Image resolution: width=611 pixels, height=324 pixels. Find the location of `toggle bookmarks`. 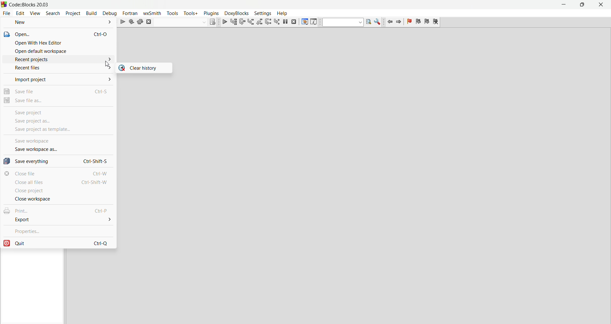

toggle bookmarks is located at coordinates (409, 22).